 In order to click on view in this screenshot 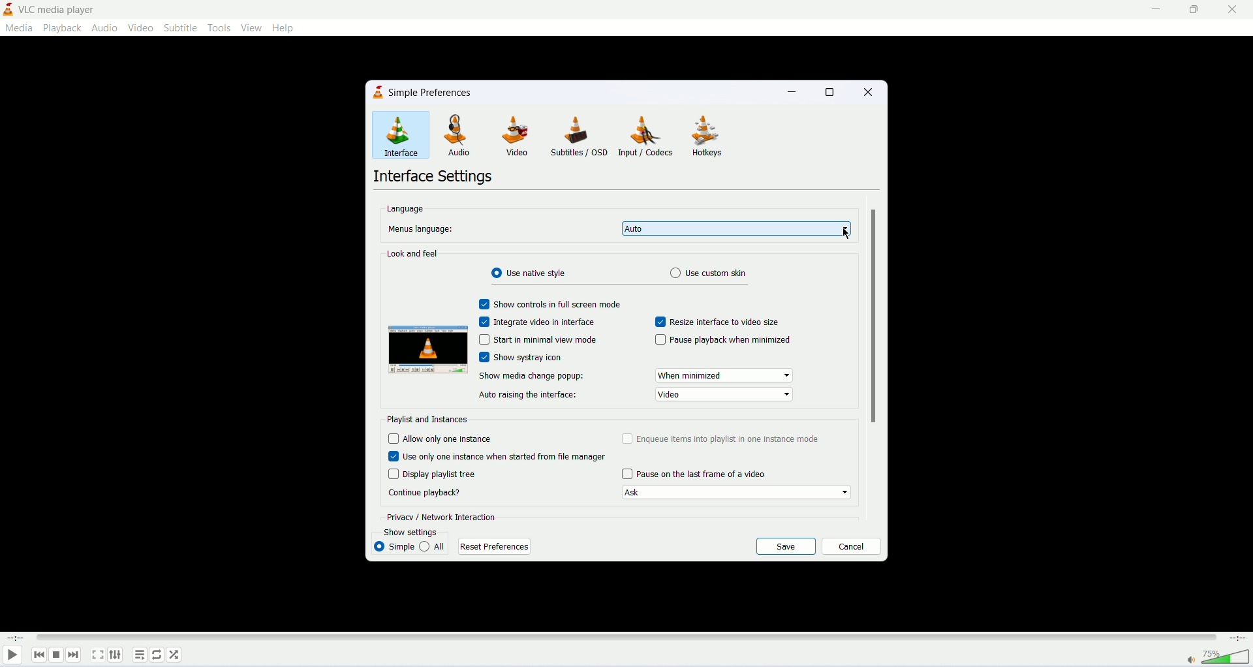, I will do `click(251, 27)`.